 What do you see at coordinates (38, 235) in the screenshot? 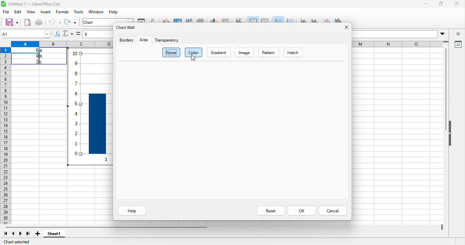
I see `new sheet` at bounding box center [38, 235].